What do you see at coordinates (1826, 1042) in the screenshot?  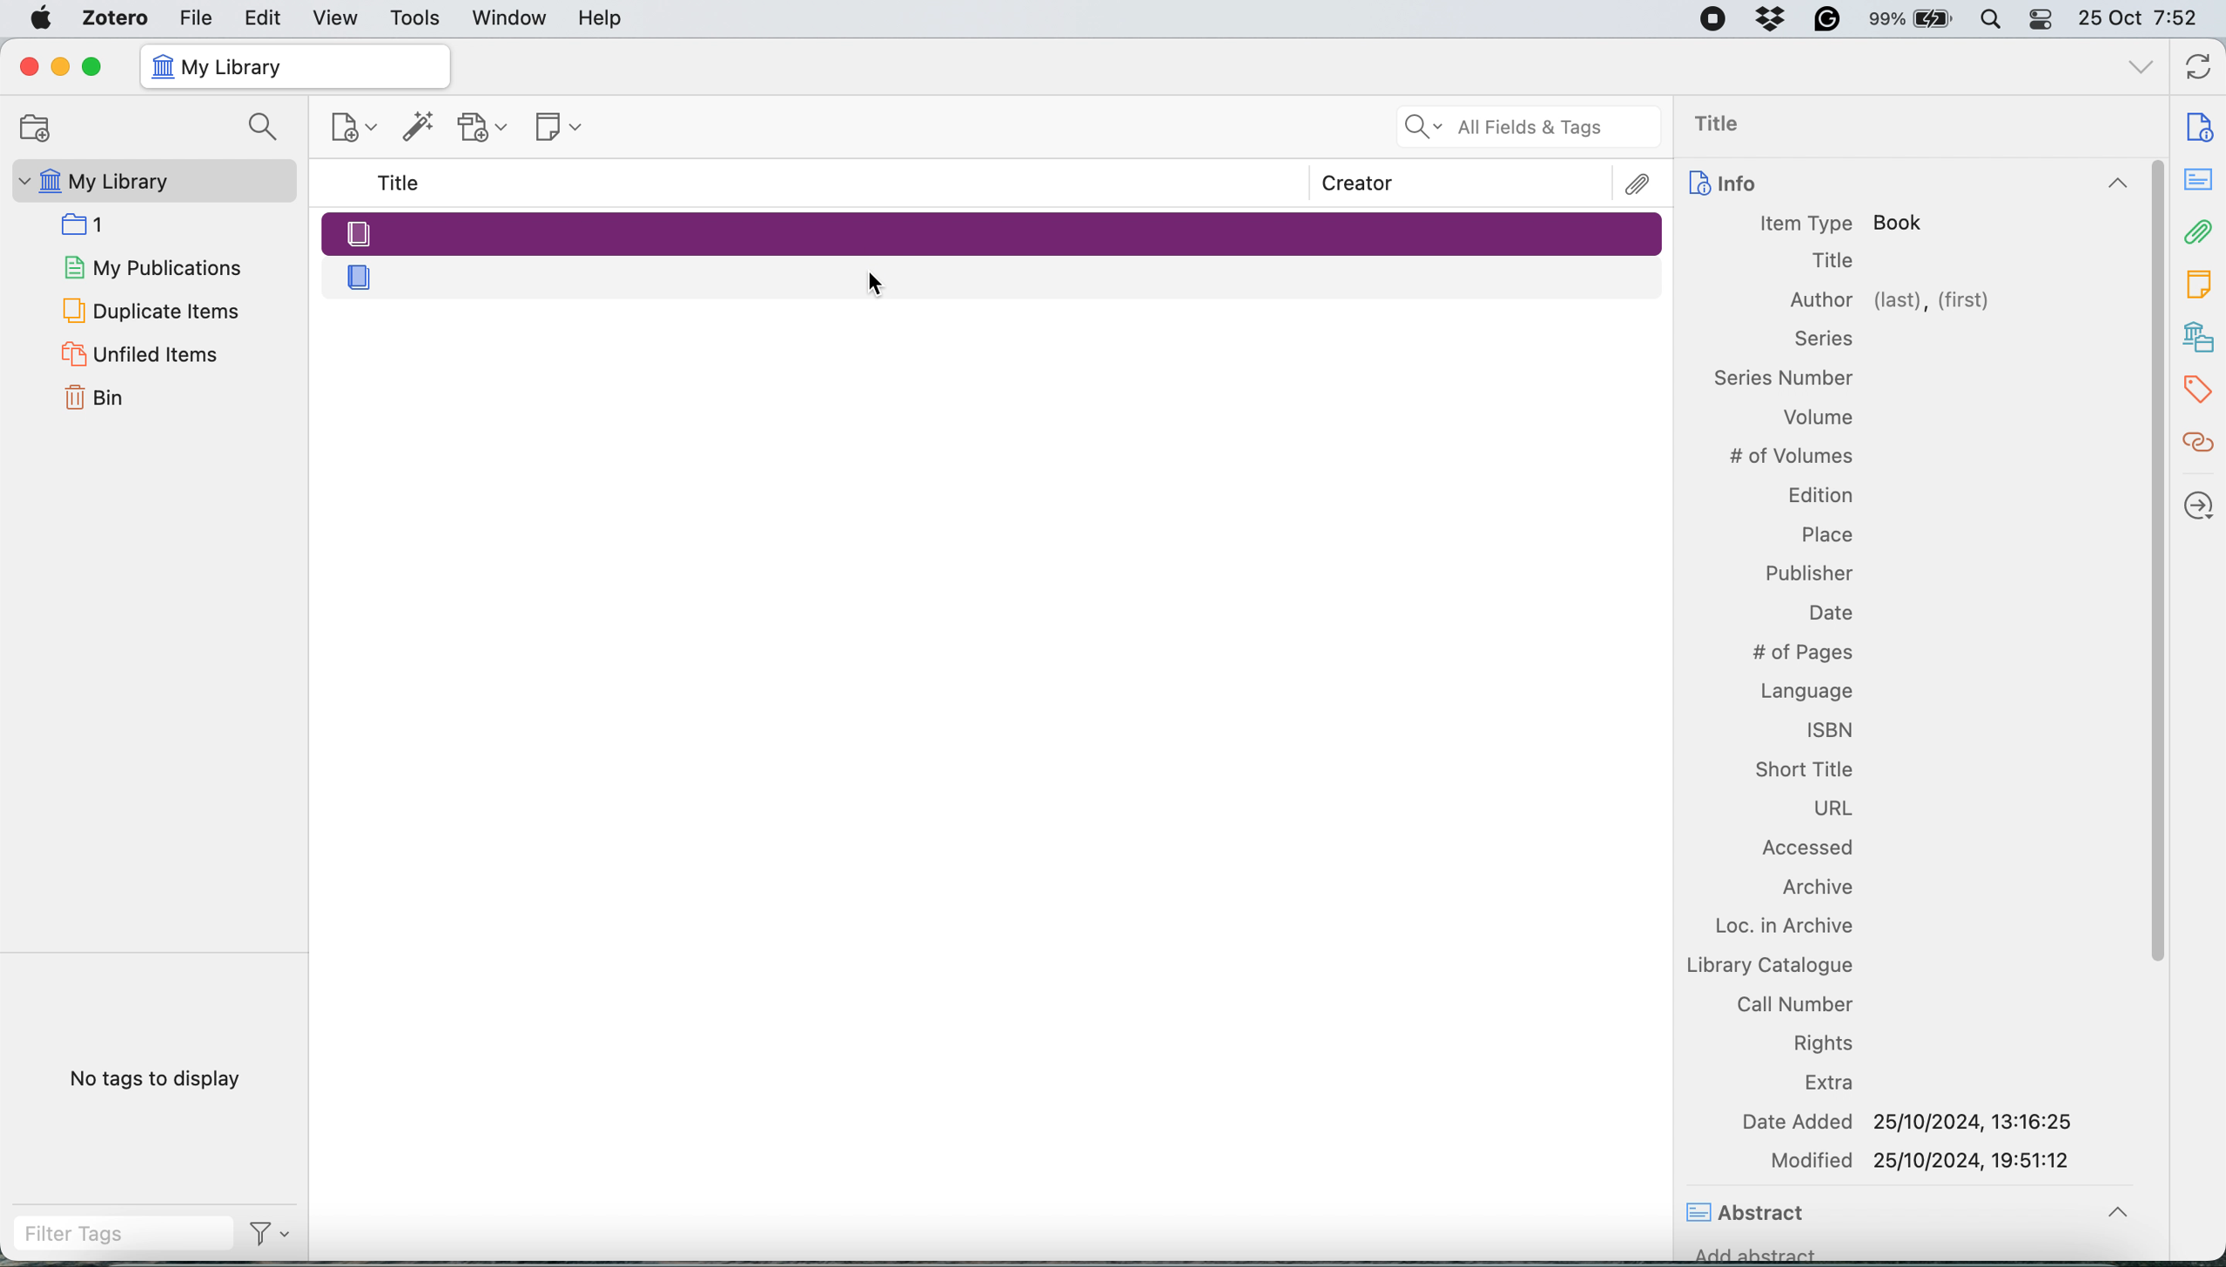 I see `Rights` at bounding box center [1826, 1042].